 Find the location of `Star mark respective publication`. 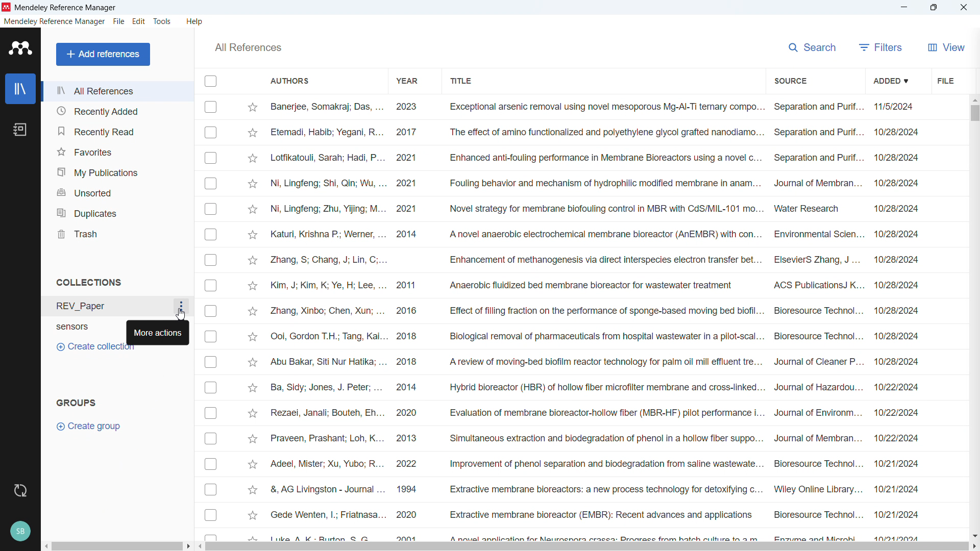

Star mark respective publication is located at coordinates (252, 337).